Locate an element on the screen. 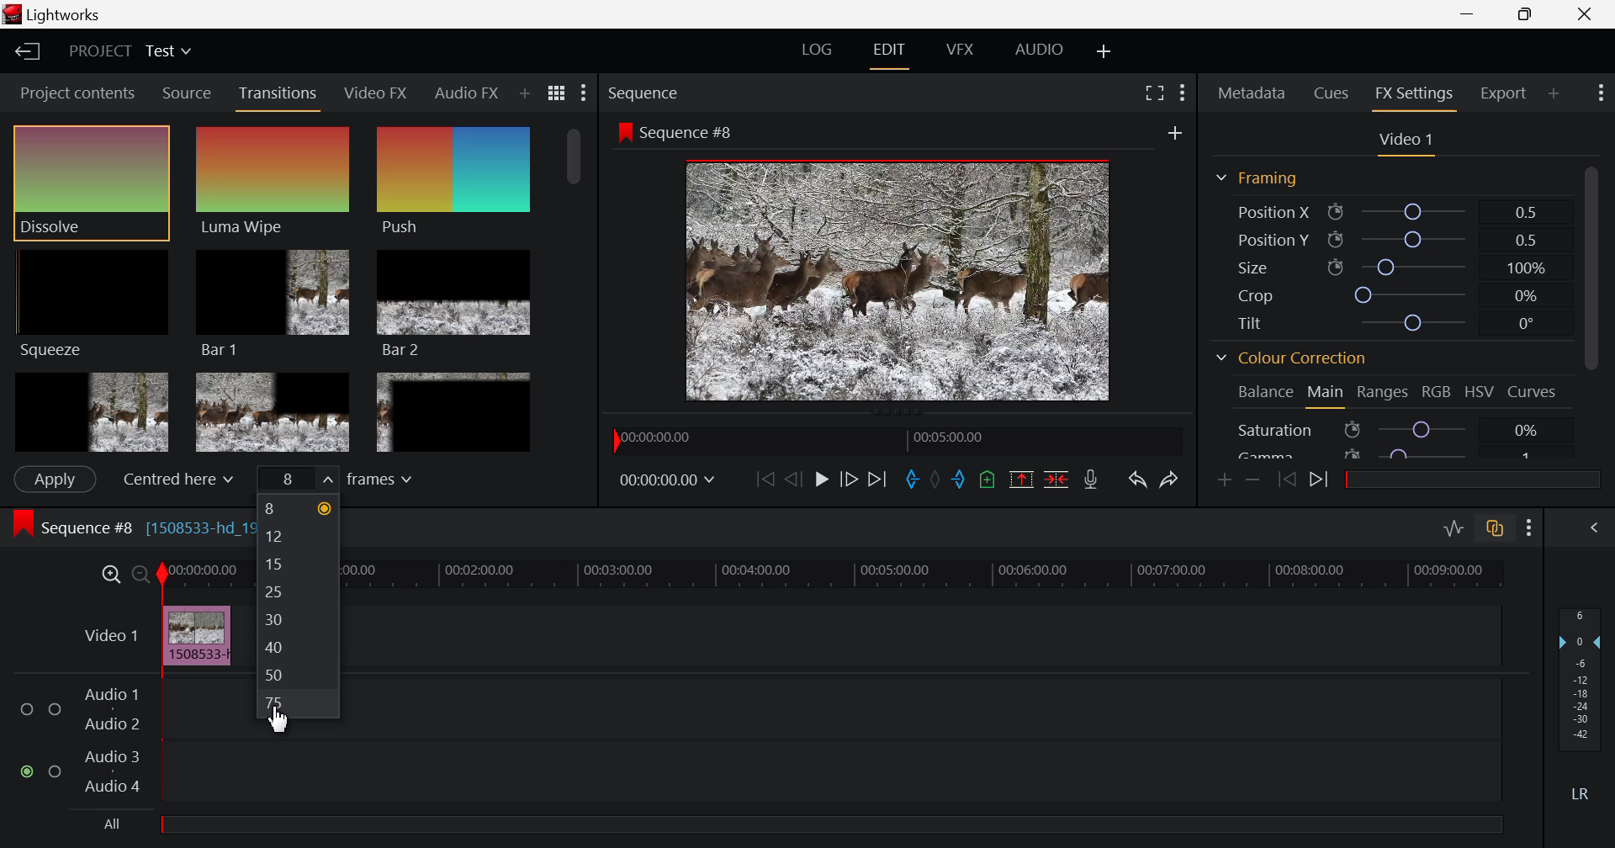  Video Settings is located at coordinates (1406, 144).